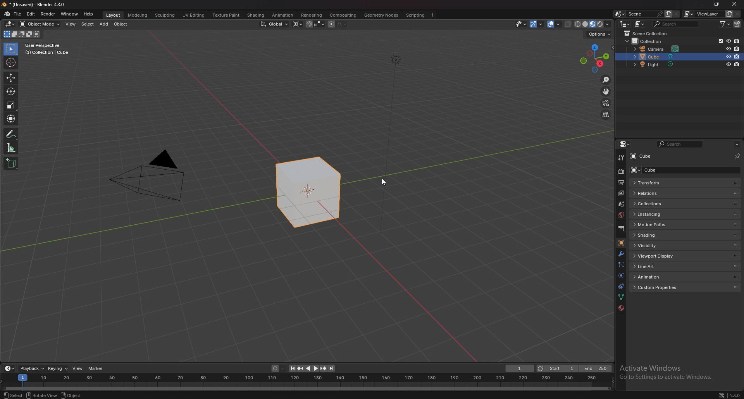 This screenshot has height=399, width=744. What do you see at coordinates (658, 225) in the screenshot?
I see `motion paths` at bounding box center [658, 225].